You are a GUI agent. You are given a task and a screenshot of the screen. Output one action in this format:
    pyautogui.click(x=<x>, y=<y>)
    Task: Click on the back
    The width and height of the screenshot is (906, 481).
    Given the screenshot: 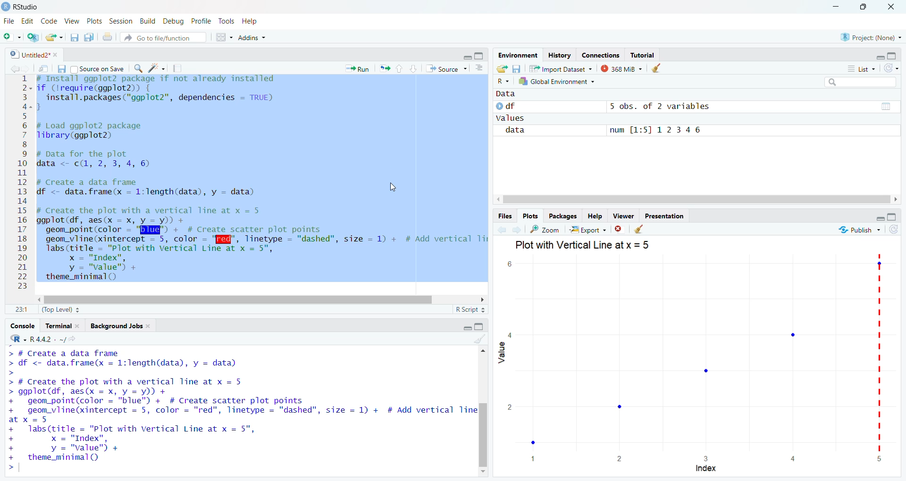 What is the action you would take?
    pyautogui.click(x=501, y=229)
    